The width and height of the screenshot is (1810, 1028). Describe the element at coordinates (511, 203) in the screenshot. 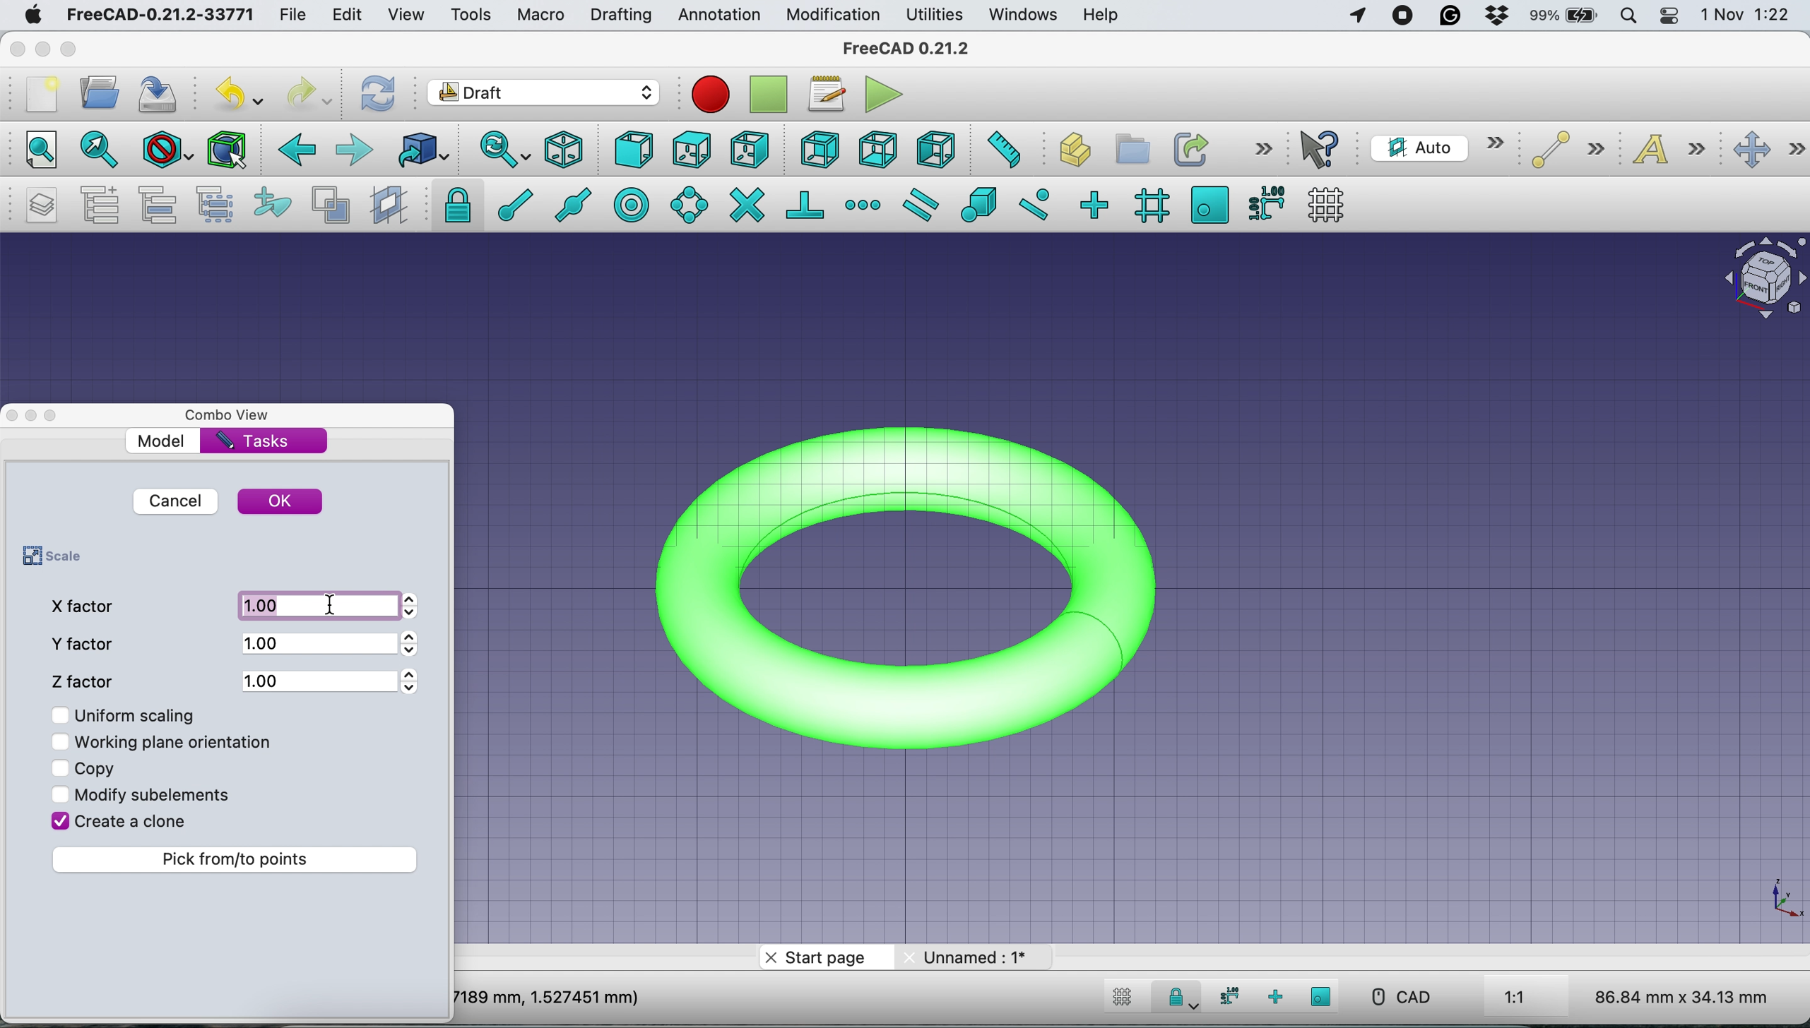

I see `snap endpoint` at that location.